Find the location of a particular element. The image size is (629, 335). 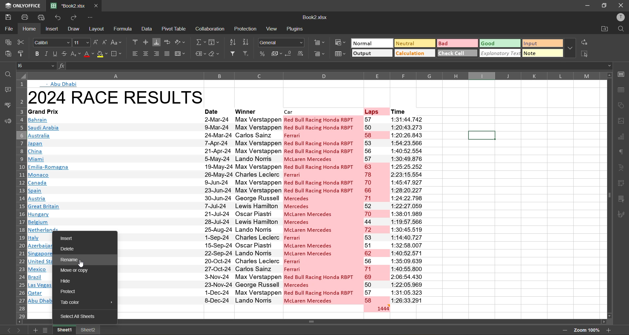

redo is located at coordinates (76, 17).